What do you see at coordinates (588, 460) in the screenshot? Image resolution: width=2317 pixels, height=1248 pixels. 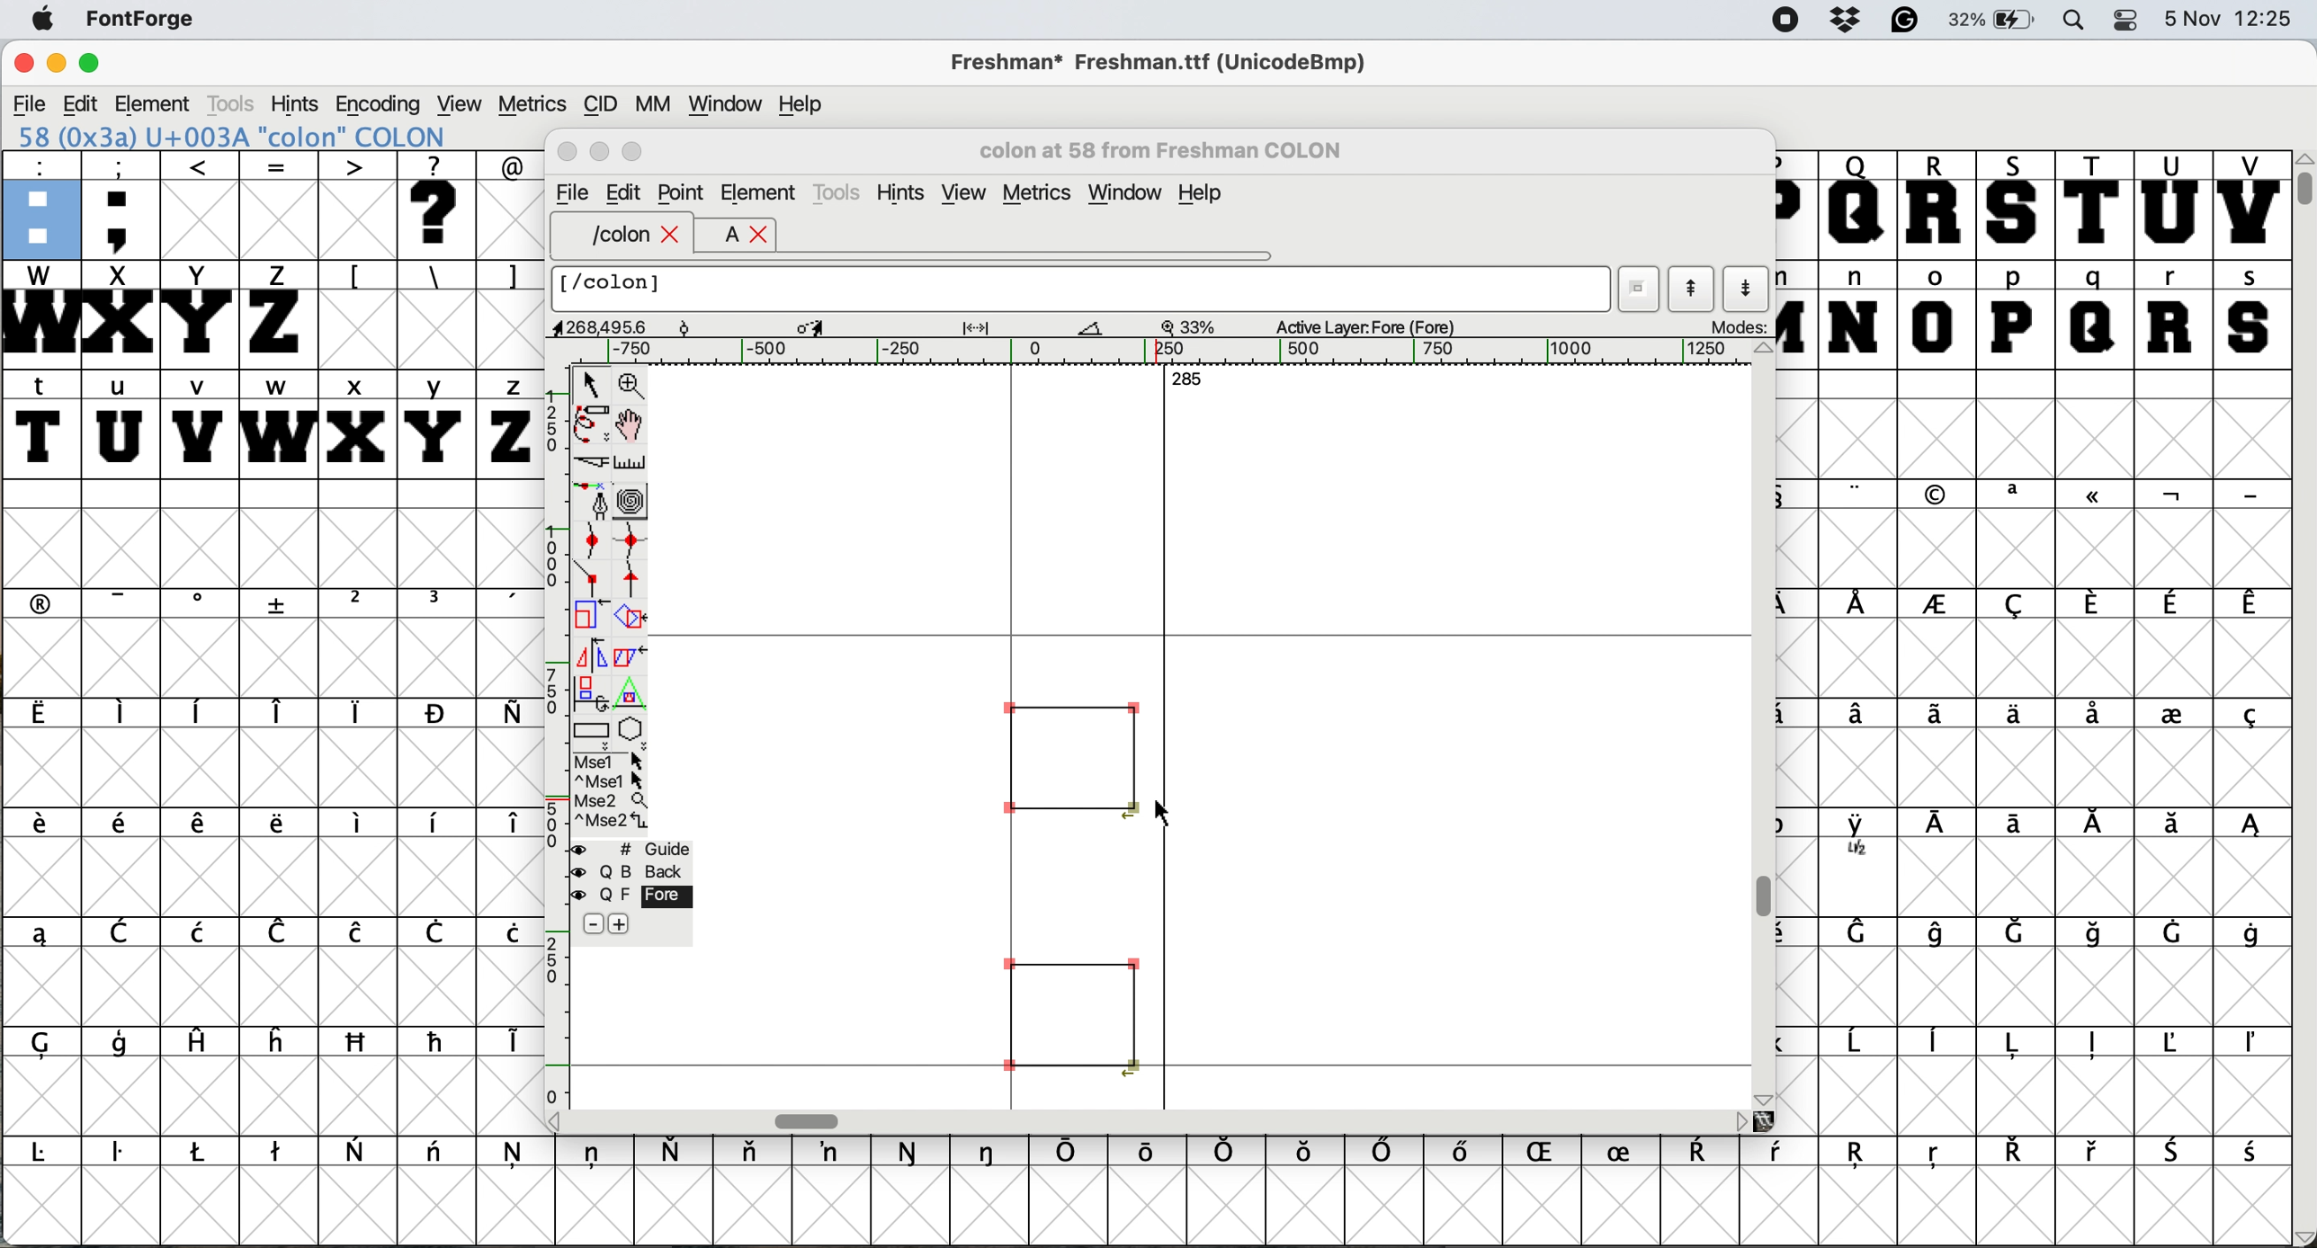 I see `cut splines in two` at bounding box center [588, 460].